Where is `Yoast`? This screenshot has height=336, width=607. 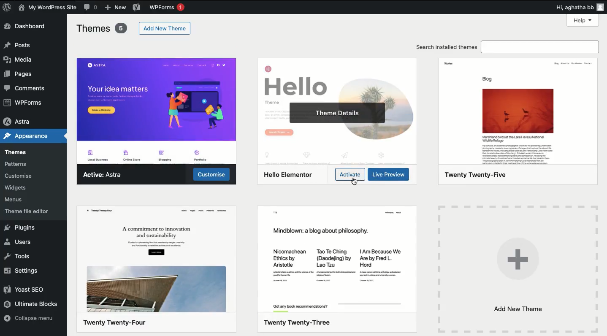 Yoast is located at coordinates (29, 290).